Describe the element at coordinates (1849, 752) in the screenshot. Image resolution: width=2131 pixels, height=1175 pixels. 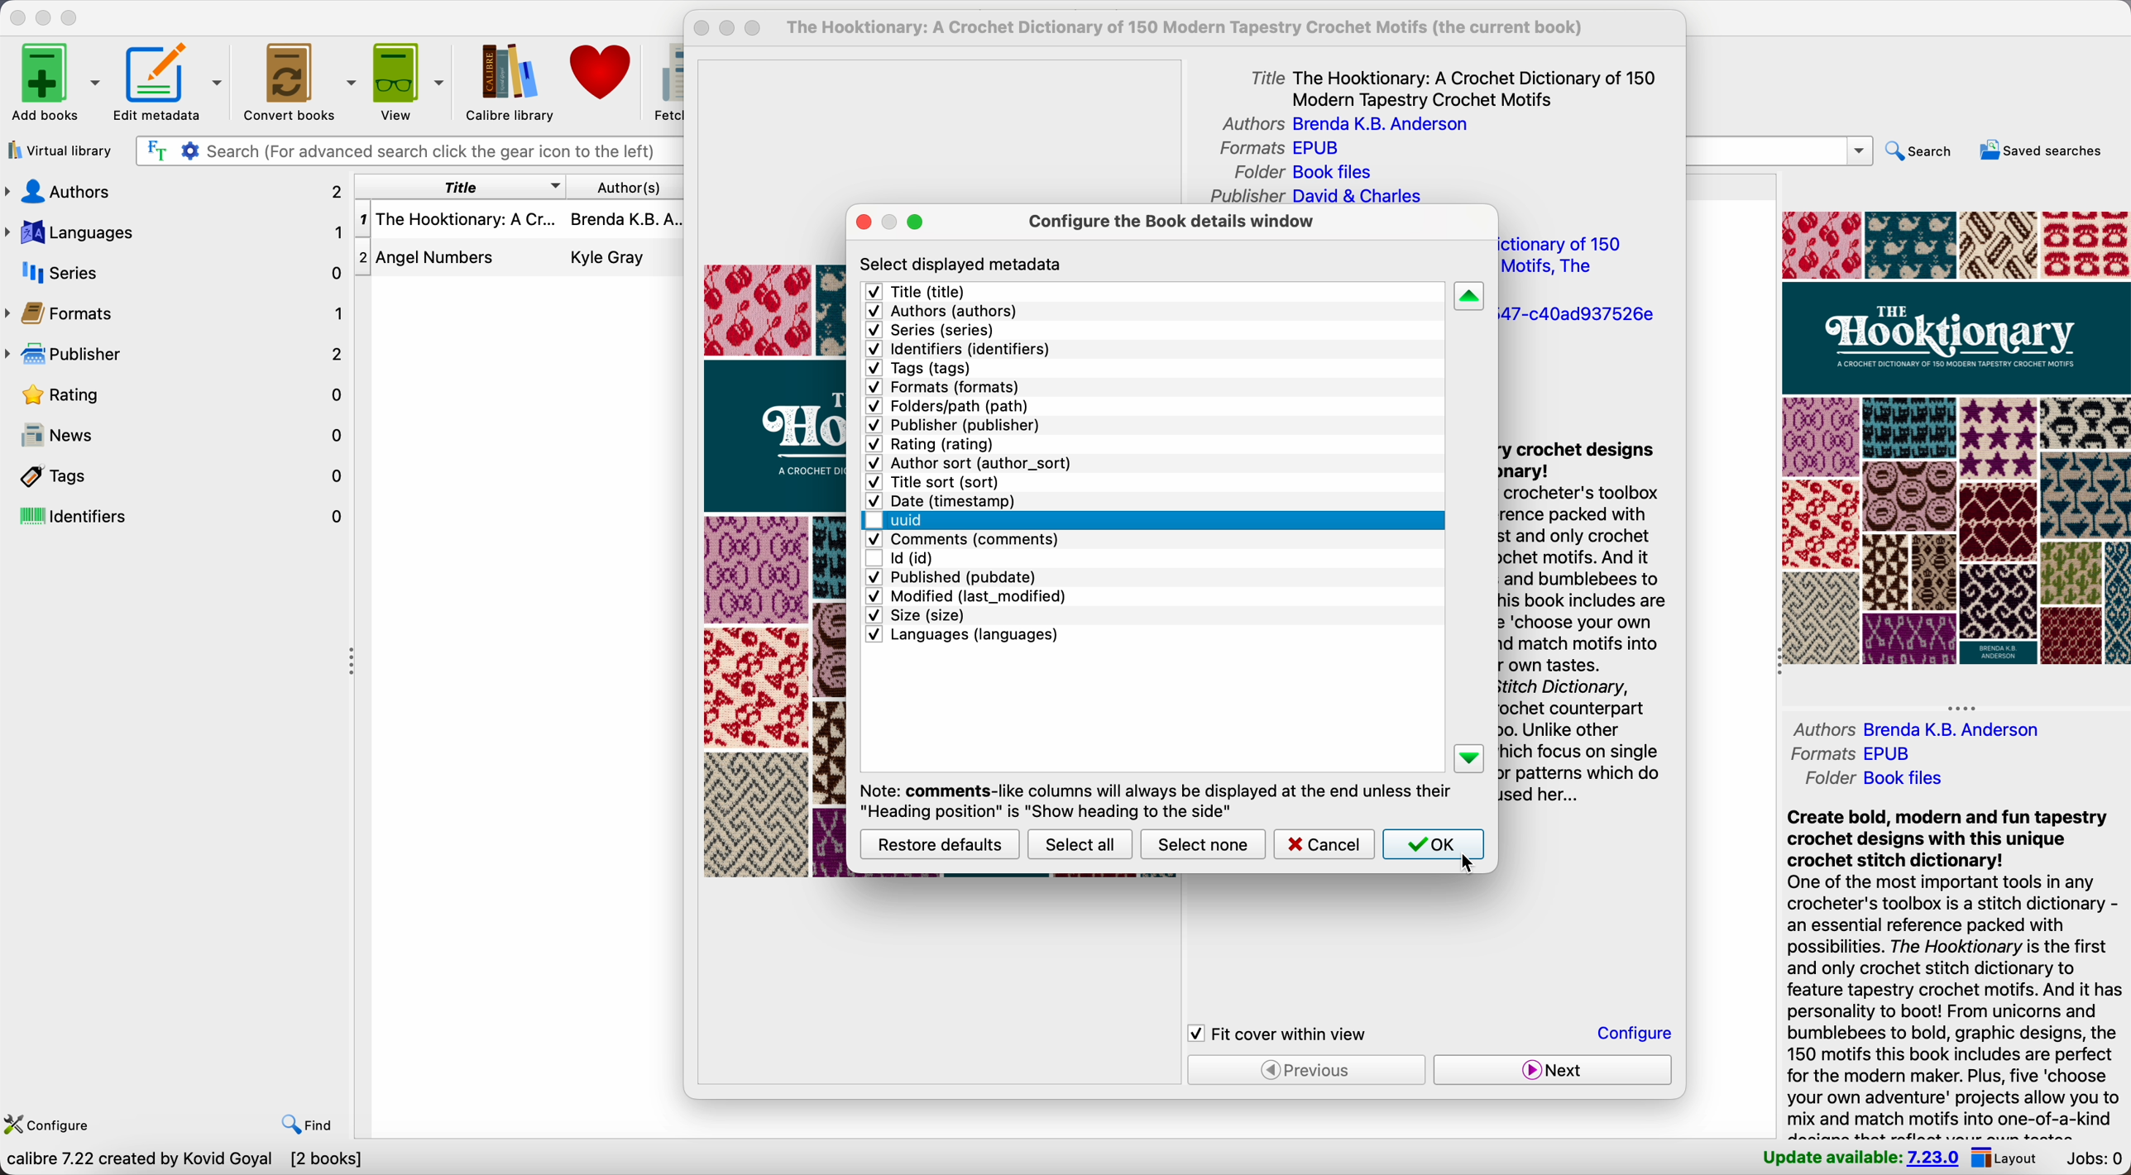
I see `formats` at that location.